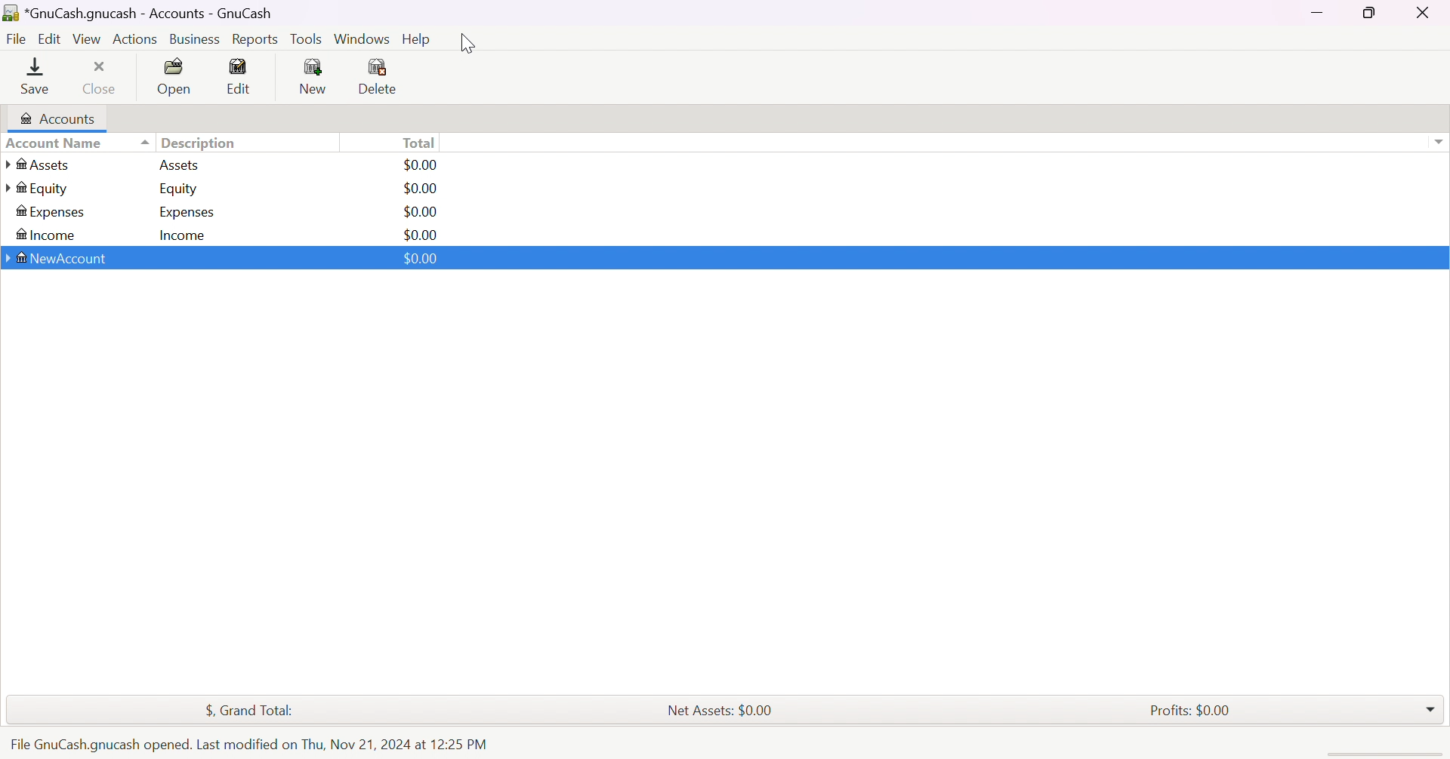 This screenshot has width=1450, height=759. I want to click on $0.00, so click(421, 259).